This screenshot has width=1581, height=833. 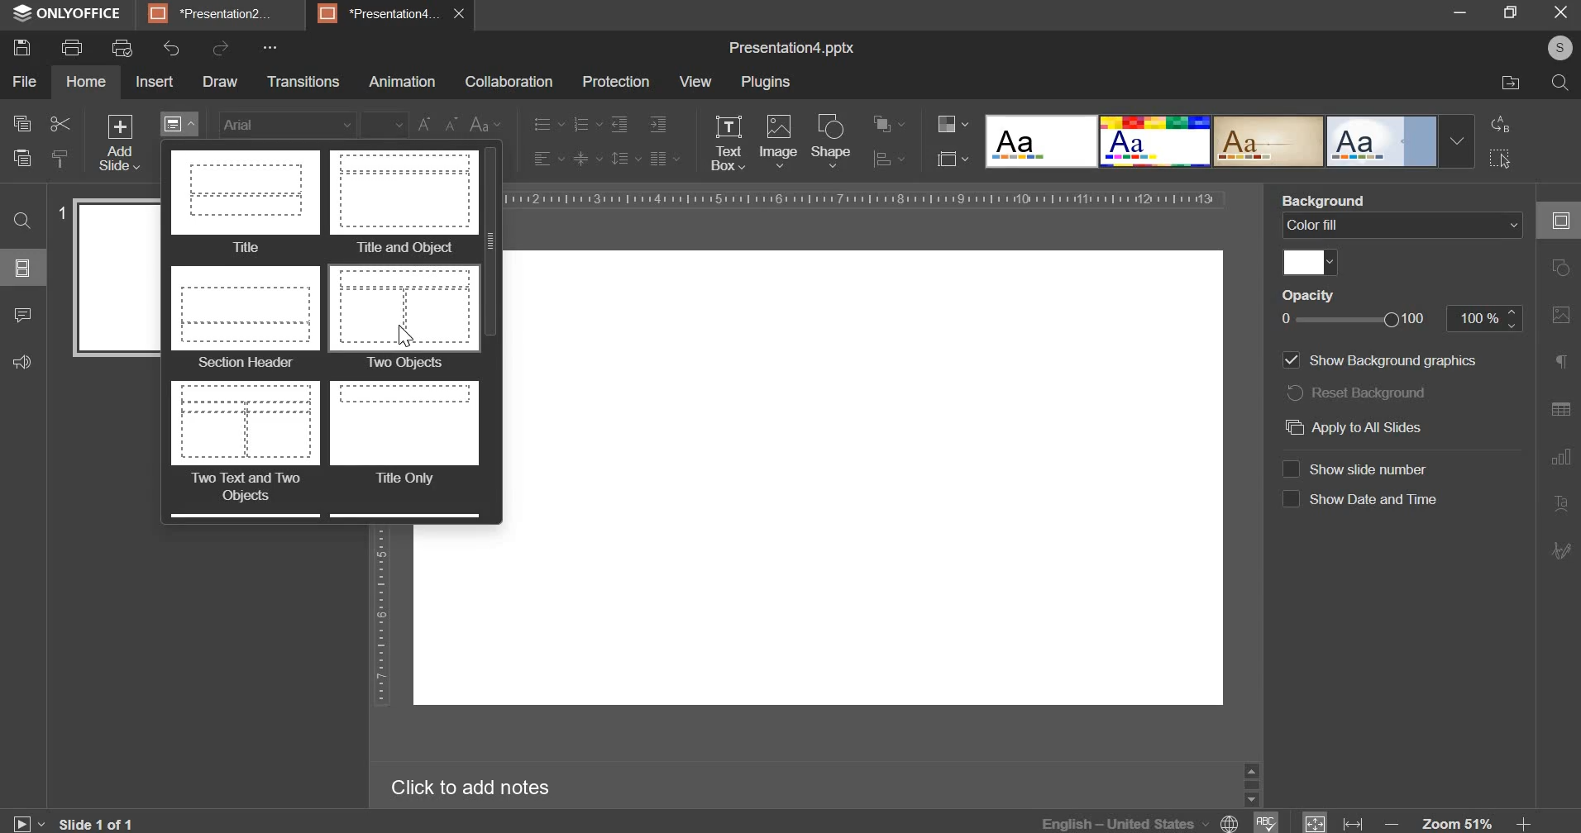 I want to click on minimize, so click(x=1461, y=14).